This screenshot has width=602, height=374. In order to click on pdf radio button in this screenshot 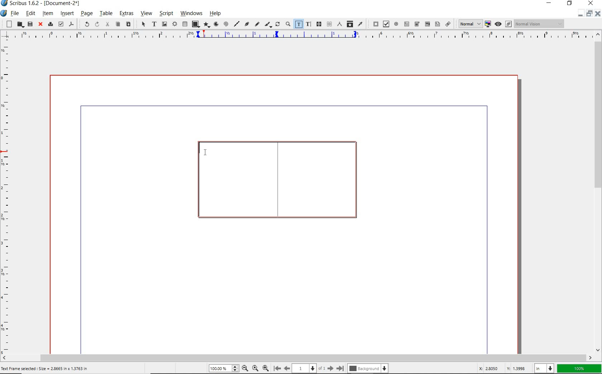, I will do `click(396, 24)`.